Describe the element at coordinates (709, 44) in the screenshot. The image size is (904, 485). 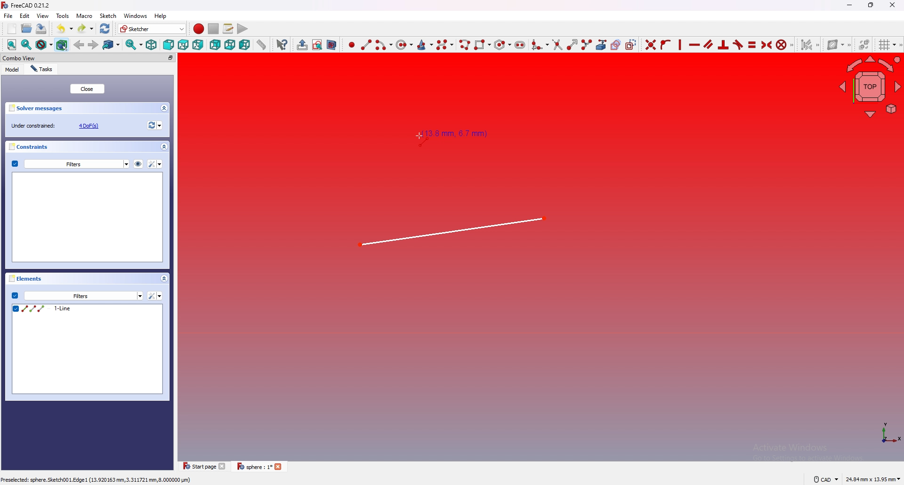
I see `Constrain parallel` at that location.